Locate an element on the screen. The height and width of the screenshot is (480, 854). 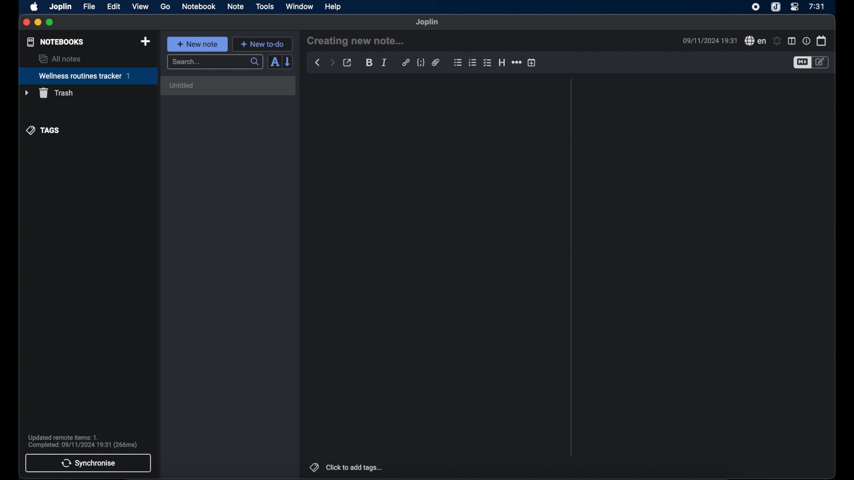
insert time is located at coordinates (532, 62).